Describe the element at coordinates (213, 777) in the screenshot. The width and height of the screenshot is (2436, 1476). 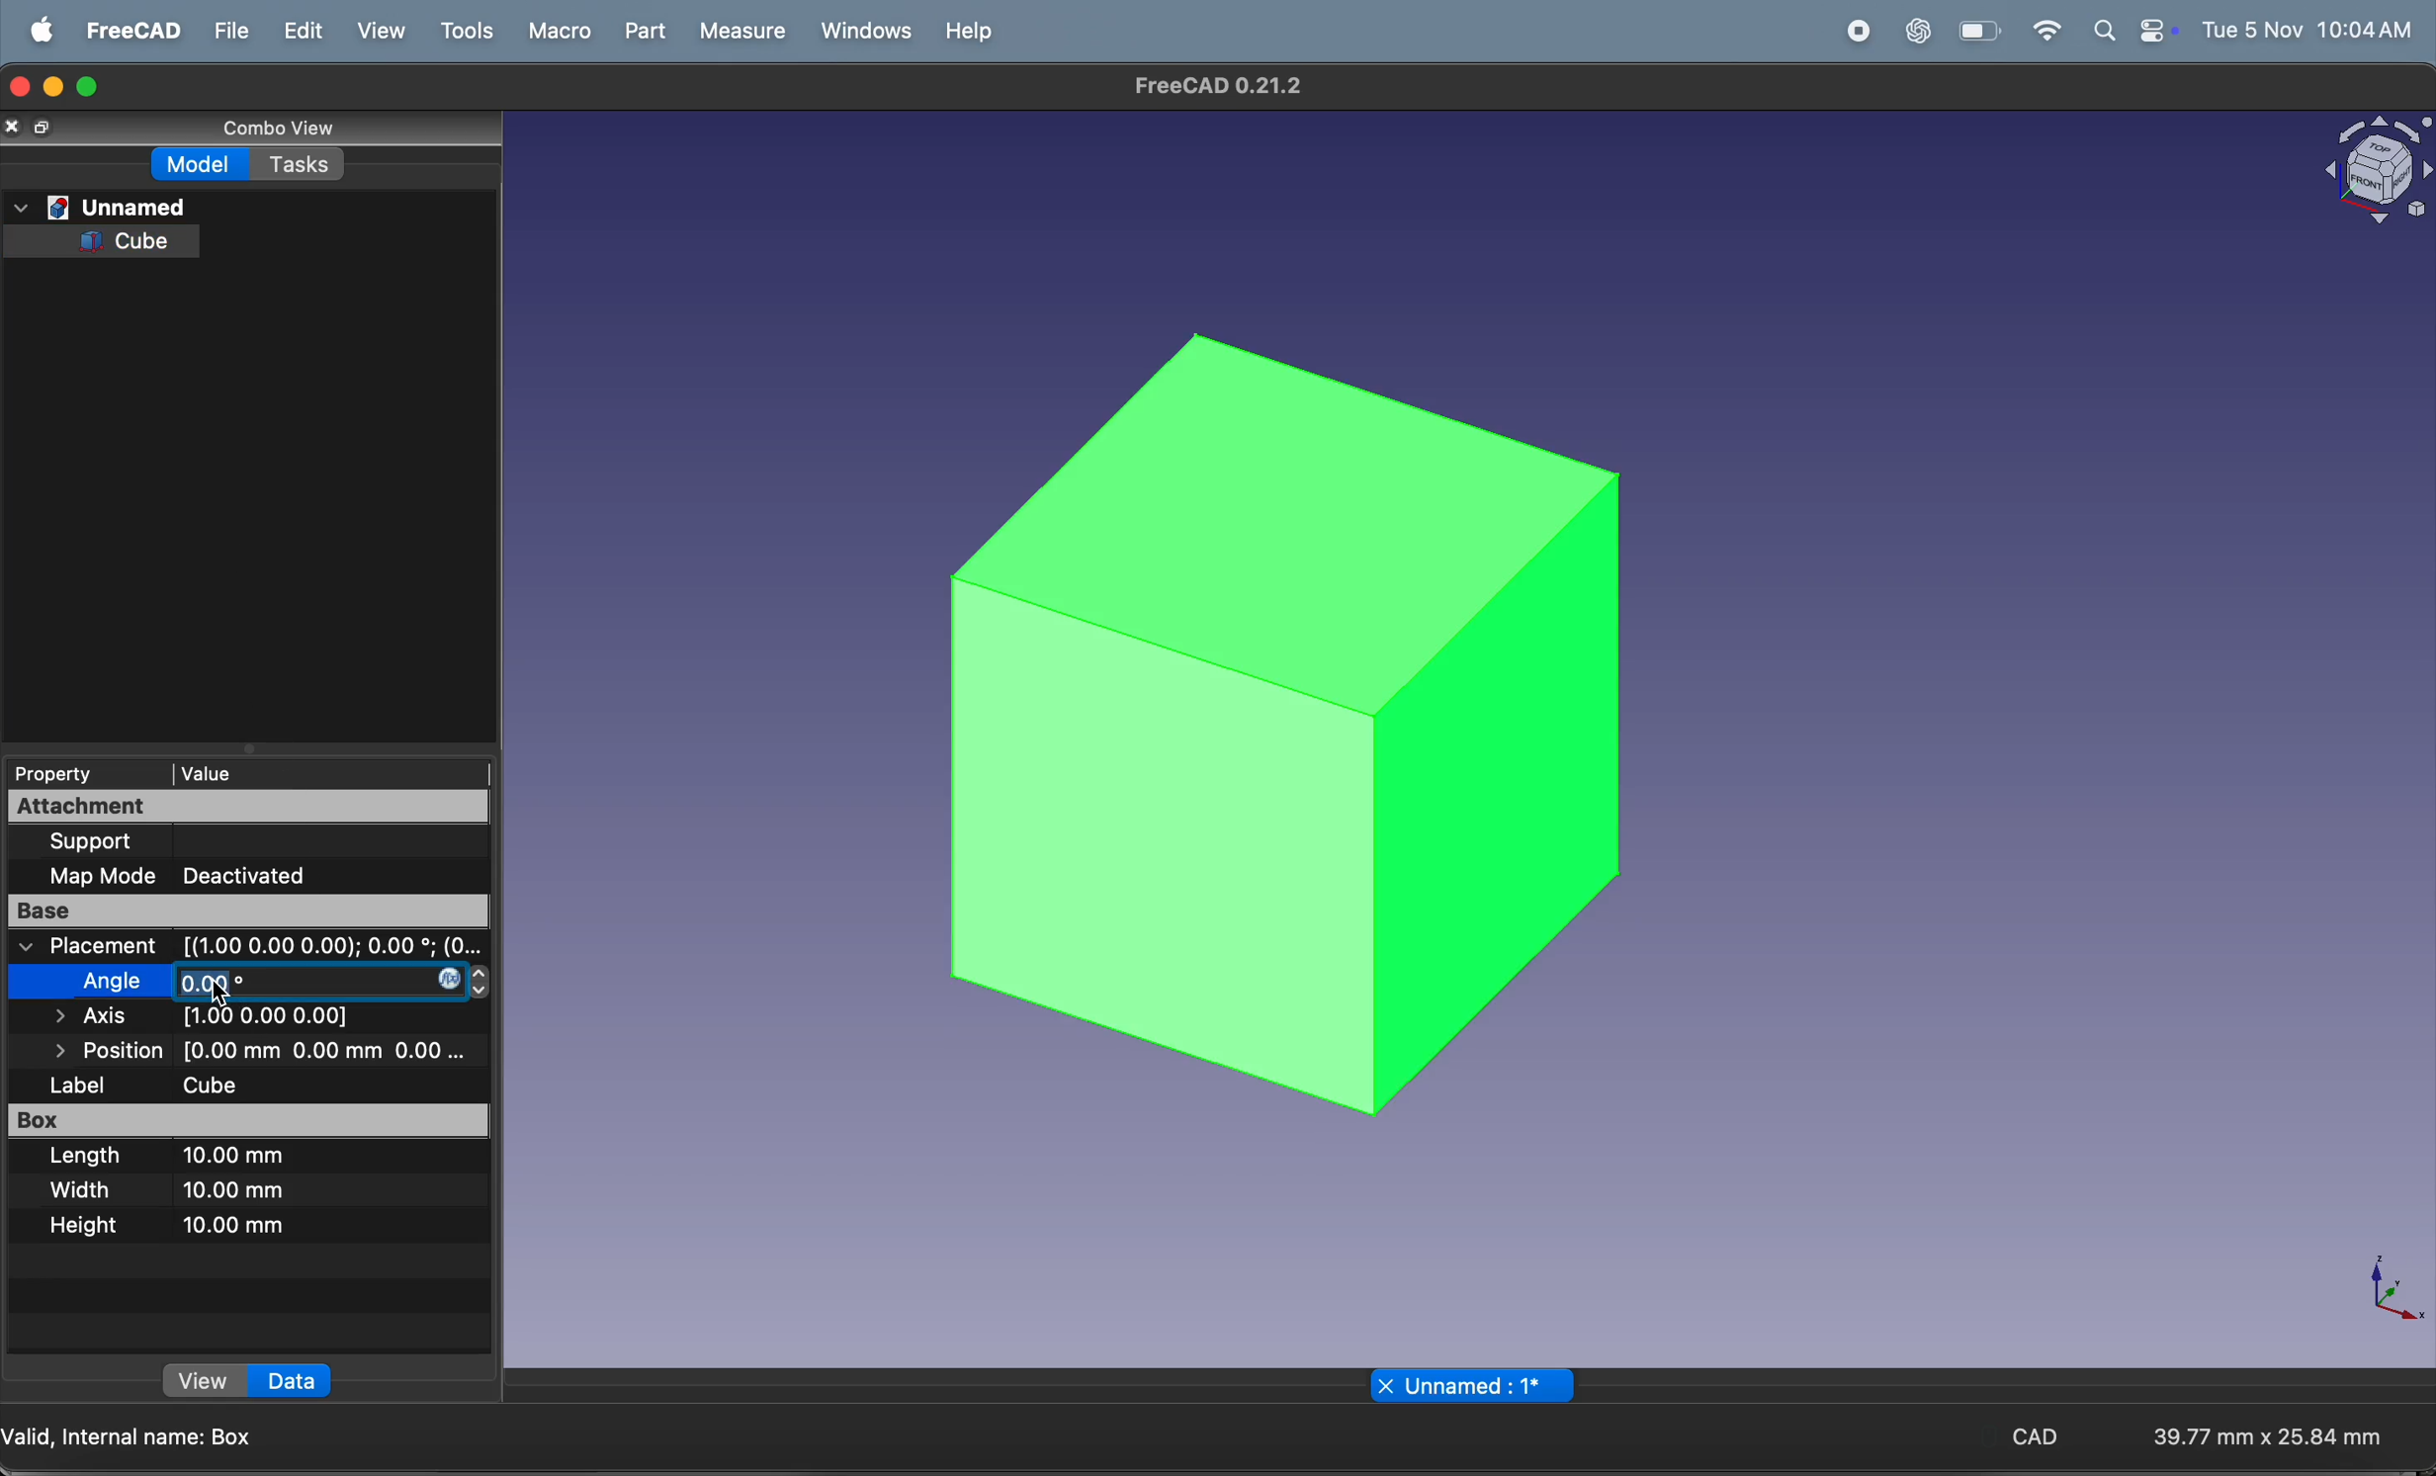
I see `| Value` at that location.